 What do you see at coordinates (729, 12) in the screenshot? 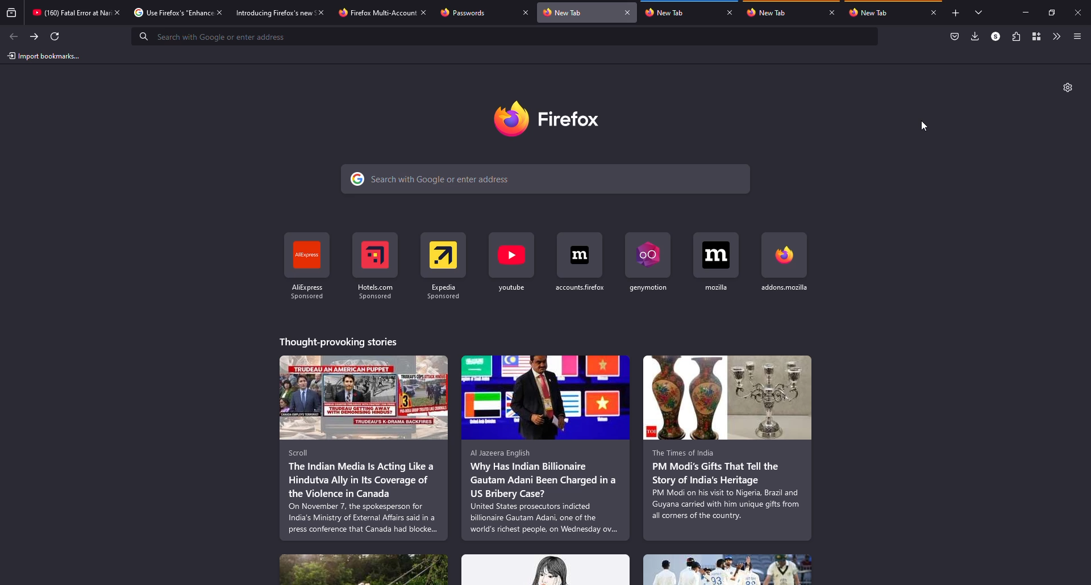
I see `close` at bounding box center [729, 12].